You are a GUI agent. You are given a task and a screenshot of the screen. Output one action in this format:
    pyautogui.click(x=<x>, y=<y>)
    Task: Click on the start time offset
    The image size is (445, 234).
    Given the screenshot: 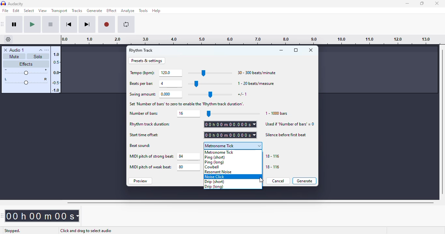 What is the action you would take?
    pyautogui.click(x=144, y=135)
    